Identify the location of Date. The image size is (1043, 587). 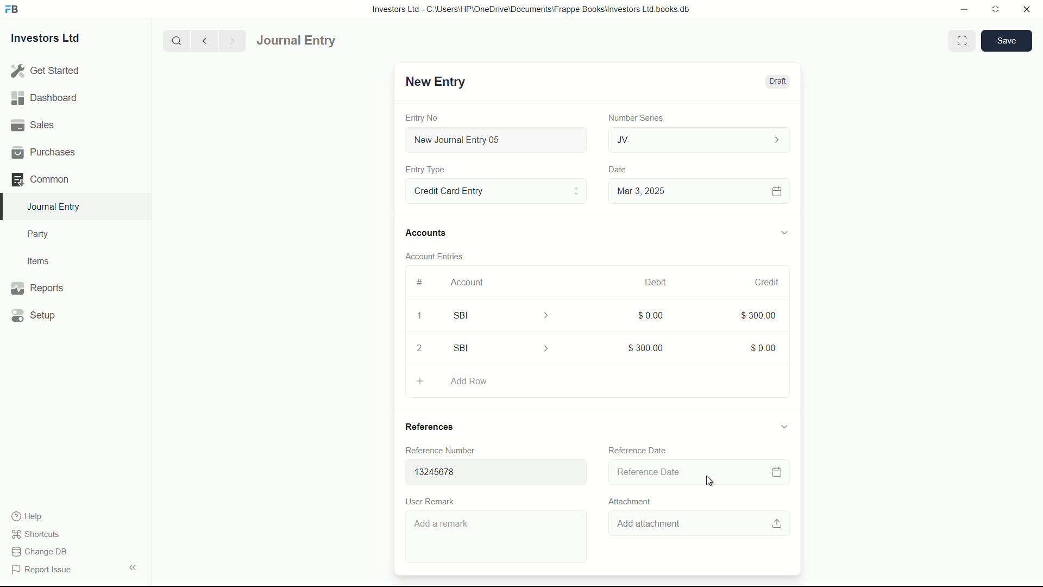
(619, 170).